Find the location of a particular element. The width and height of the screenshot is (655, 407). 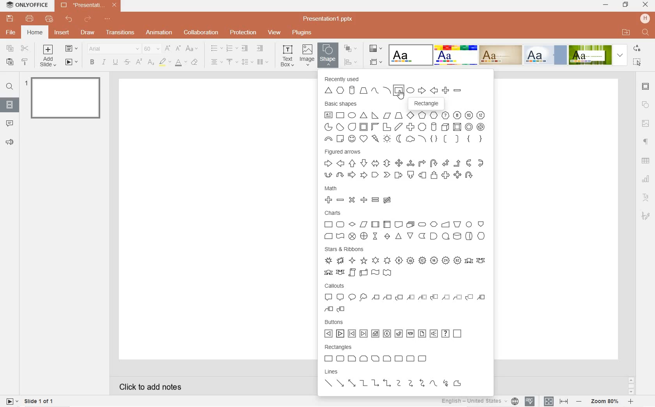

Left Brace is located at coordinates (470, 139).